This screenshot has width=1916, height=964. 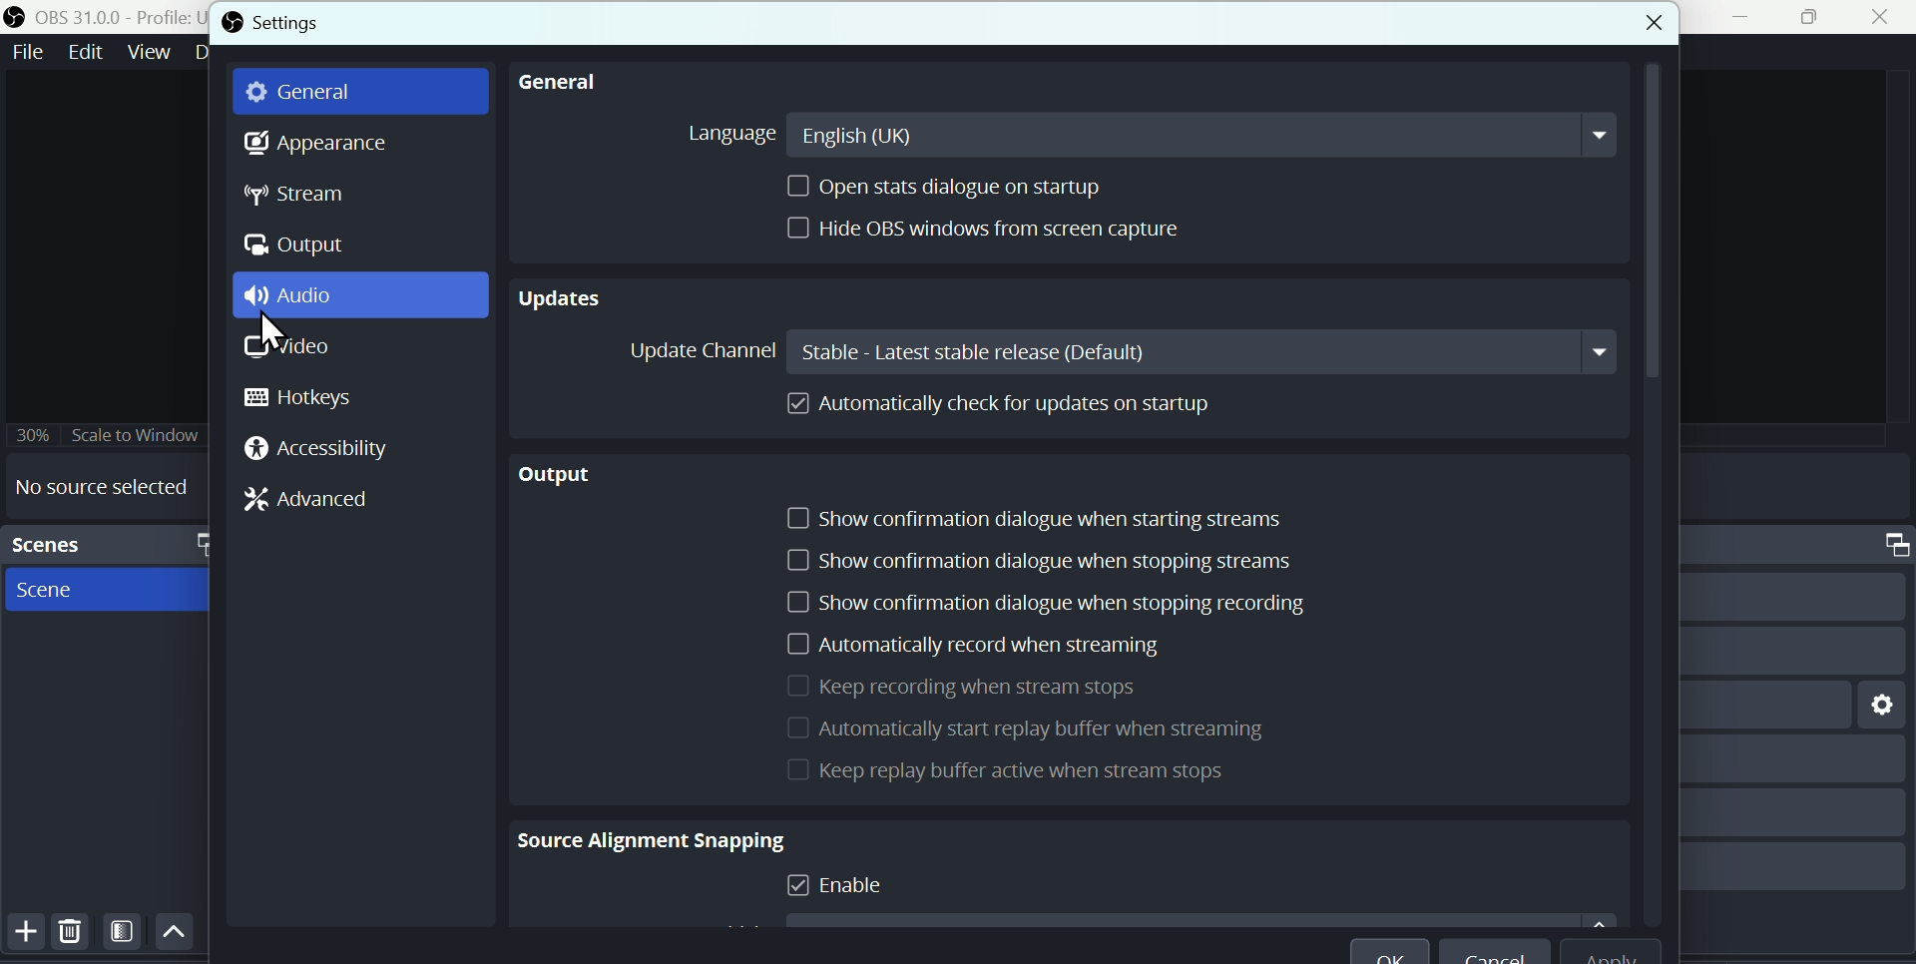 I want to click on Updates, so click(x=562, y=294).